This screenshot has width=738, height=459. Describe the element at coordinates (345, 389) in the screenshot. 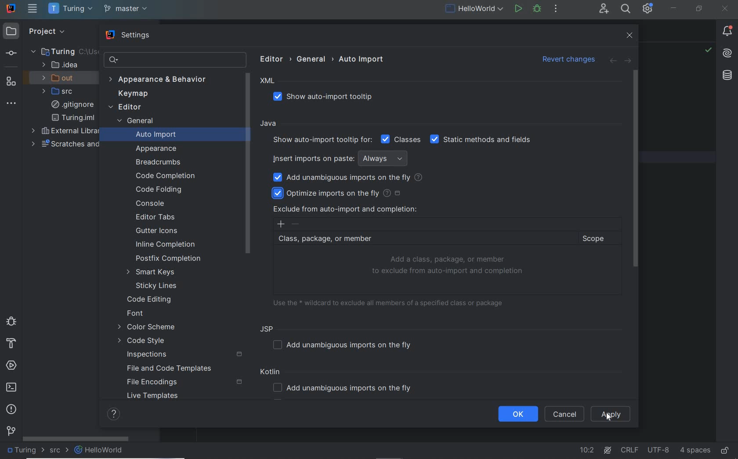

I see `ADD UNAMBIGUOUS IMPORTS ON THE FLY` at that location.